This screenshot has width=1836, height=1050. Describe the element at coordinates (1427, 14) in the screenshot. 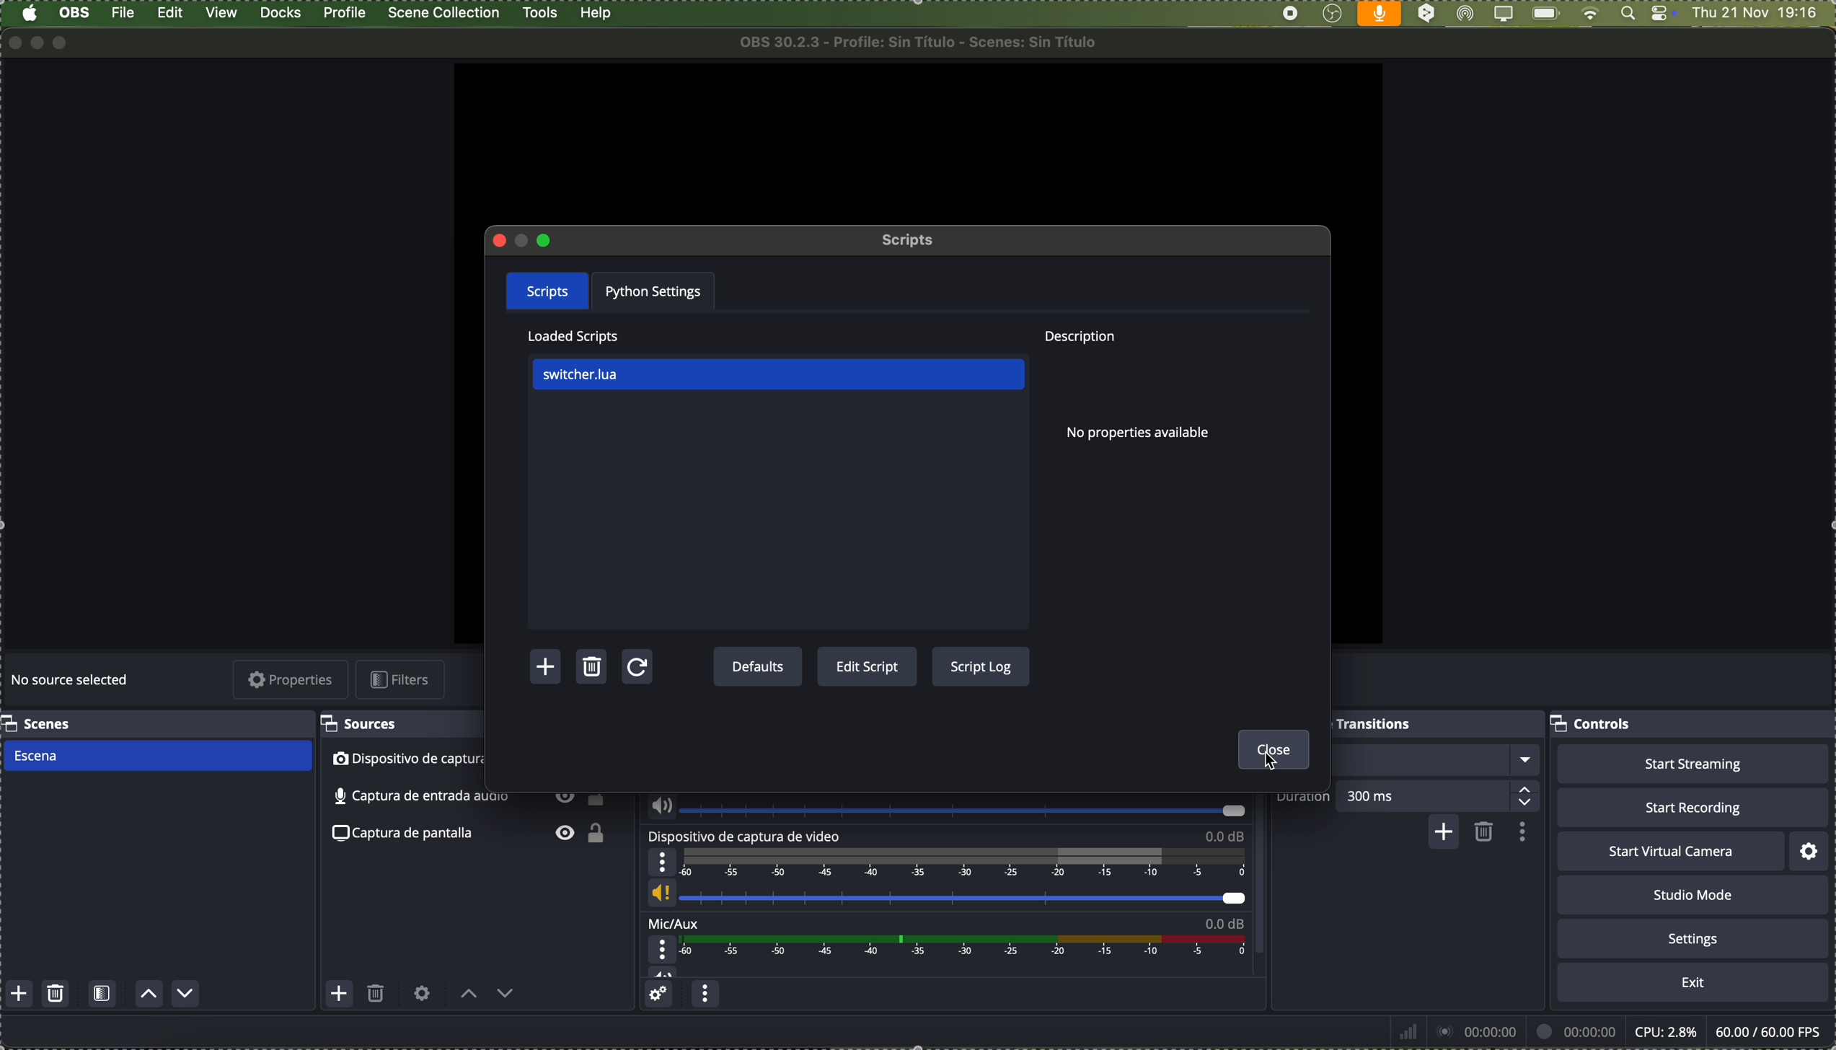

I see `DeepL` at that location.